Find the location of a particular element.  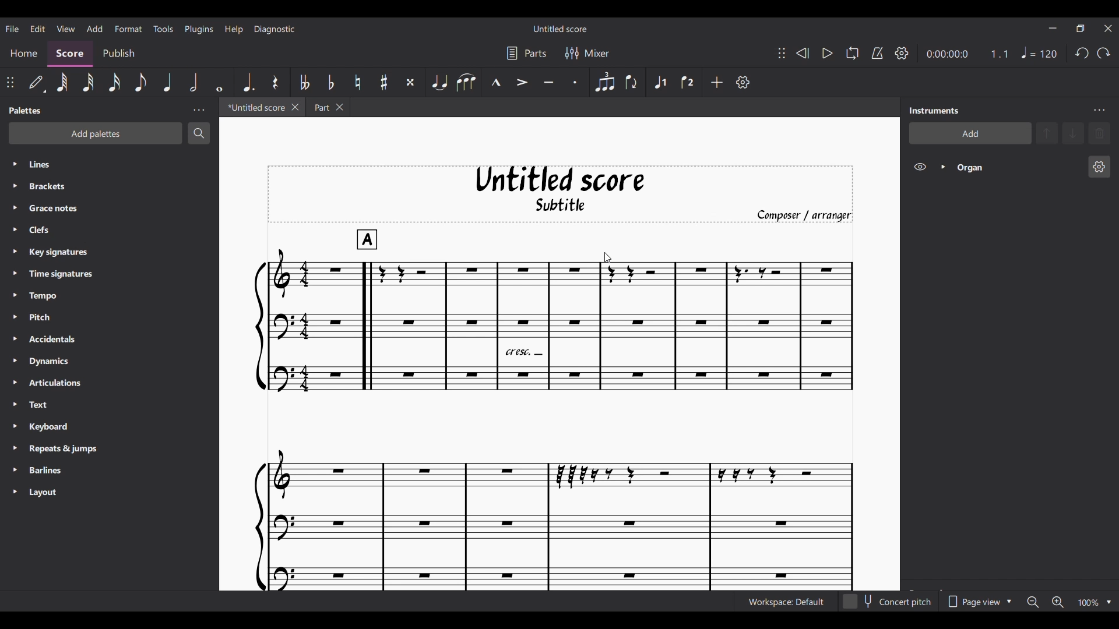

Accent is located at coordinates (522, 83).